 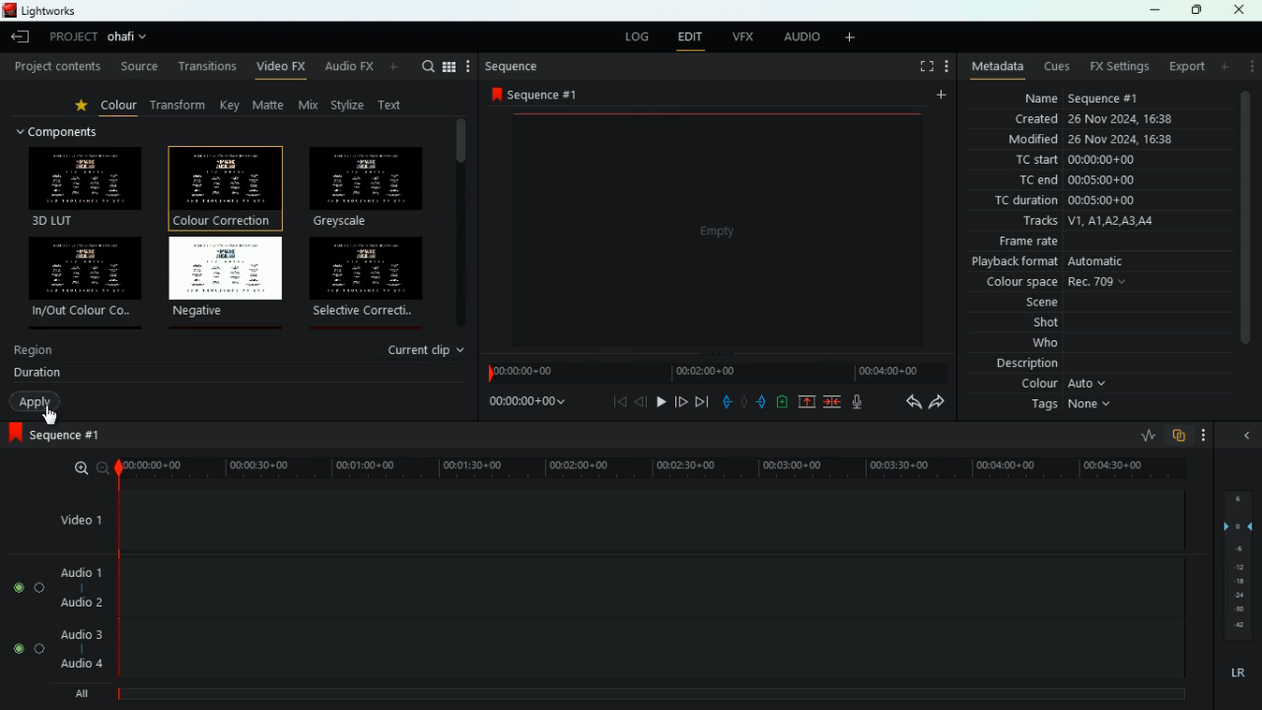 What do you see at coordinates (35, 353) in the screenshot?
I see `region` at bounding box center [35, 353].